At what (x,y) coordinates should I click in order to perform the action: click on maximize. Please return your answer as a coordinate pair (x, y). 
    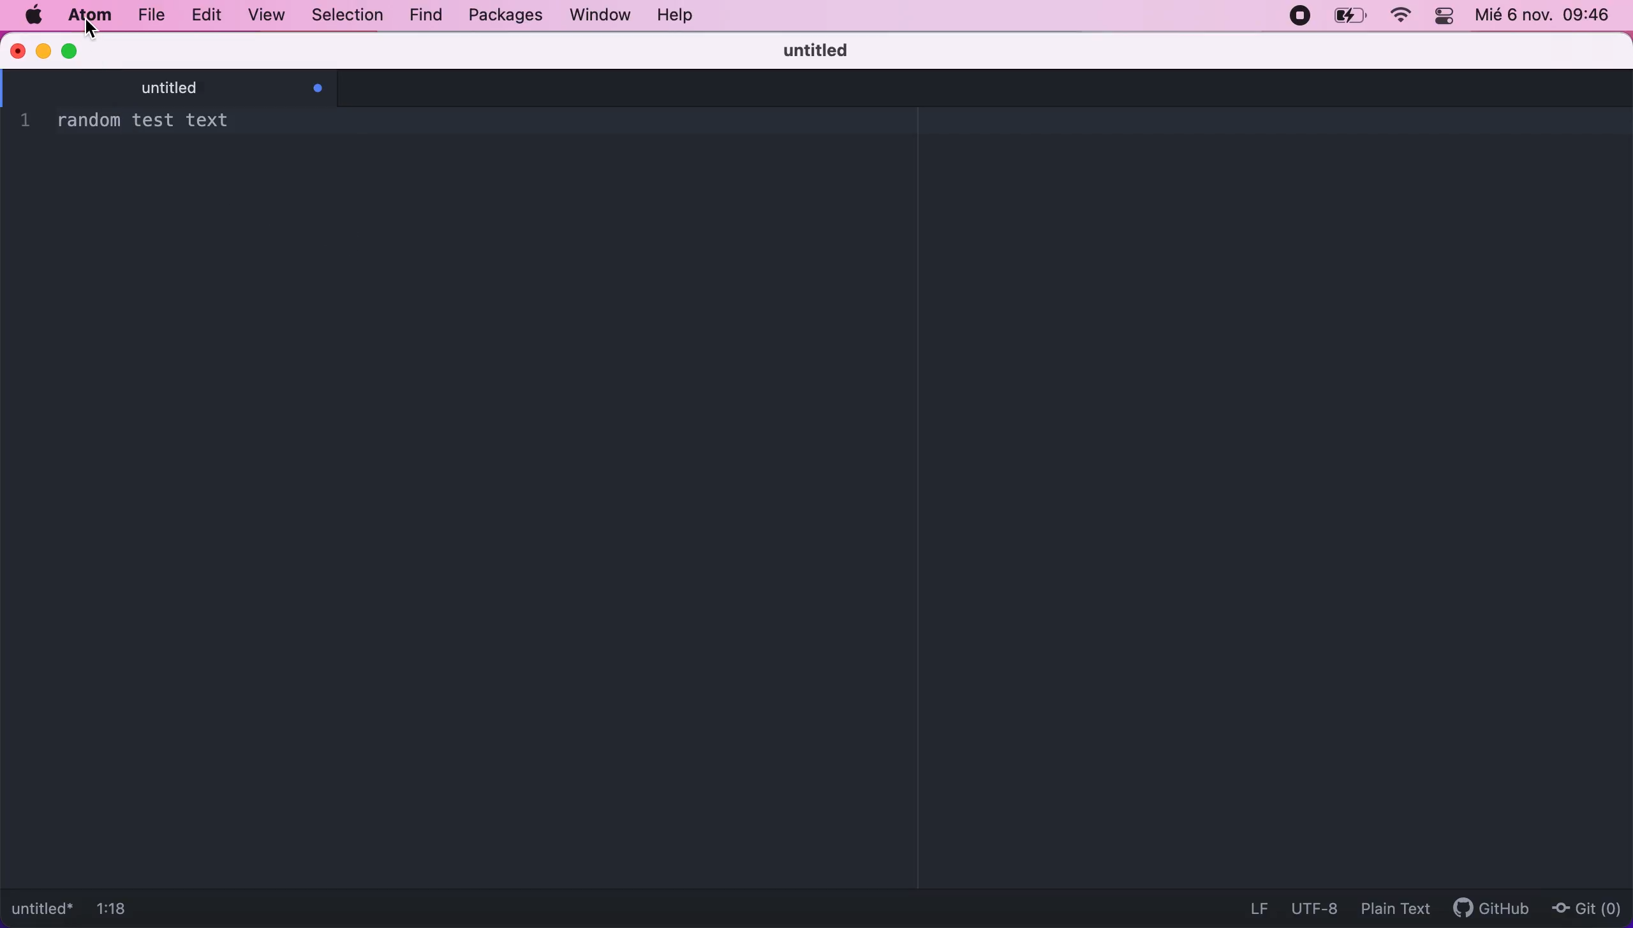
    Looking at the image, I should click on (71, 49).